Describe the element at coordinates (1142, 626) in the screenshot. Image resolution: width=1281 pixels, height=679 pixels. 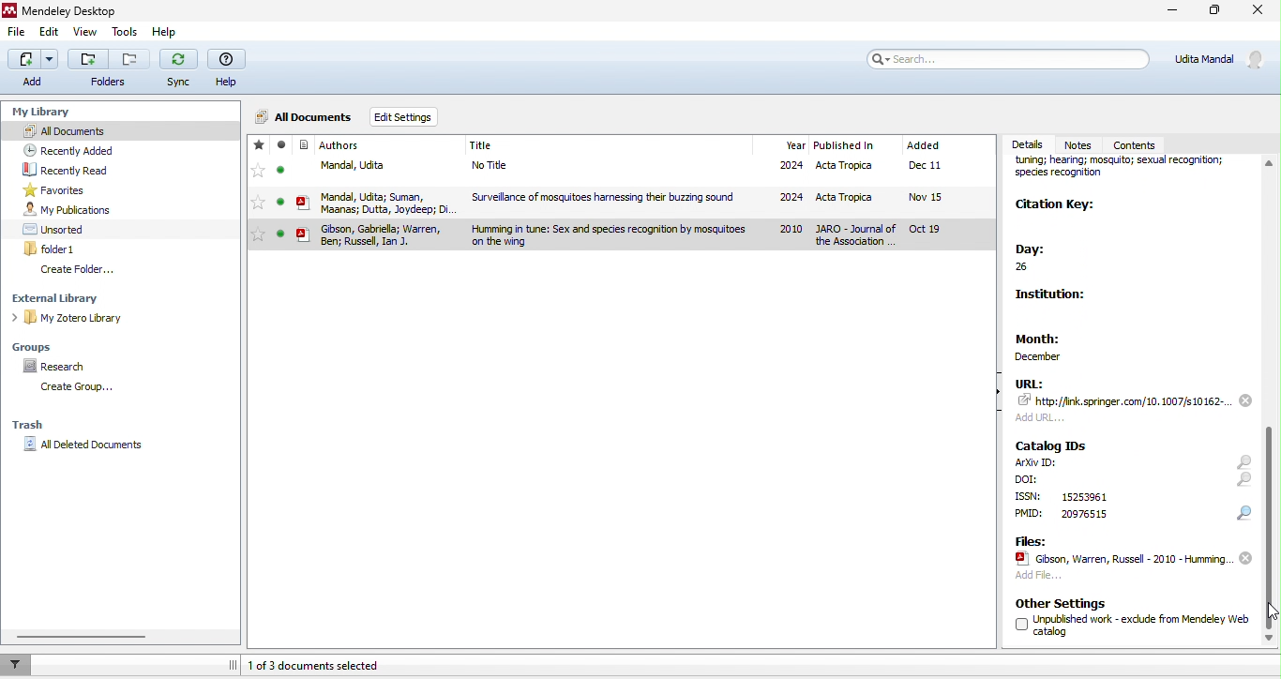
I see `text` at that location.